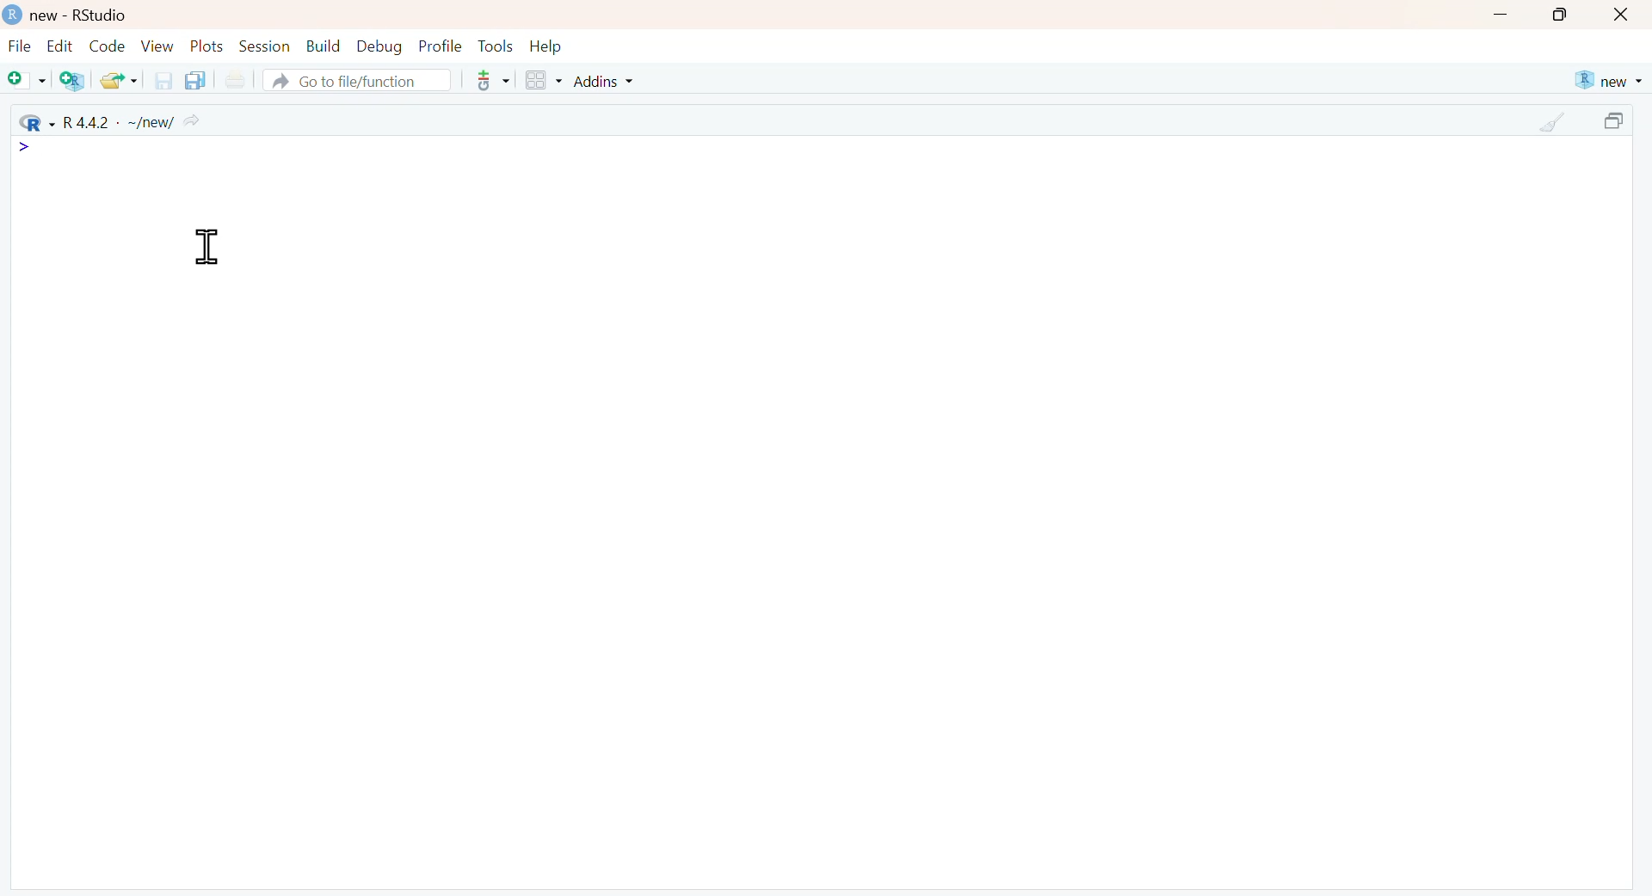 The width and height of the screenshot is (1652, 896). I want to click on Tools, so click(498, 46).